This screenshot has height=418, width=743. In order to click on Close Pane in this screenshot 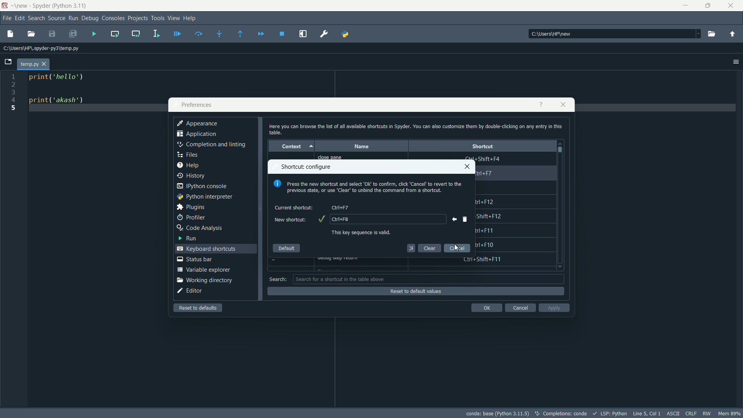, I will do `click(334, 157)`.